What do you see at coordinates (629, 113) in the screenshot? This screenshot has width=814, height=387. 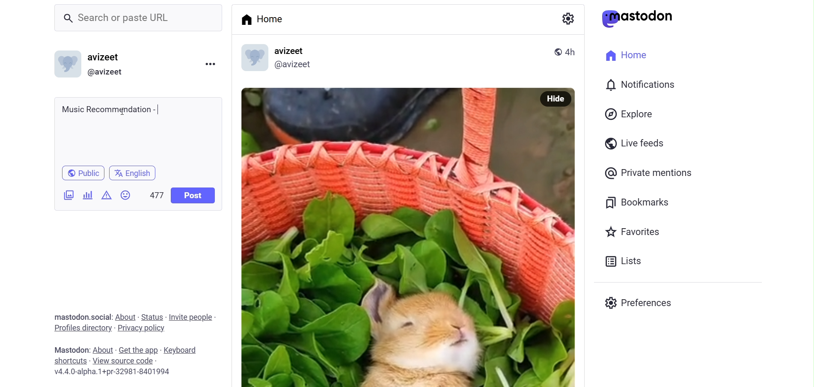 I see `Explore` at bounding box center [629, 113].